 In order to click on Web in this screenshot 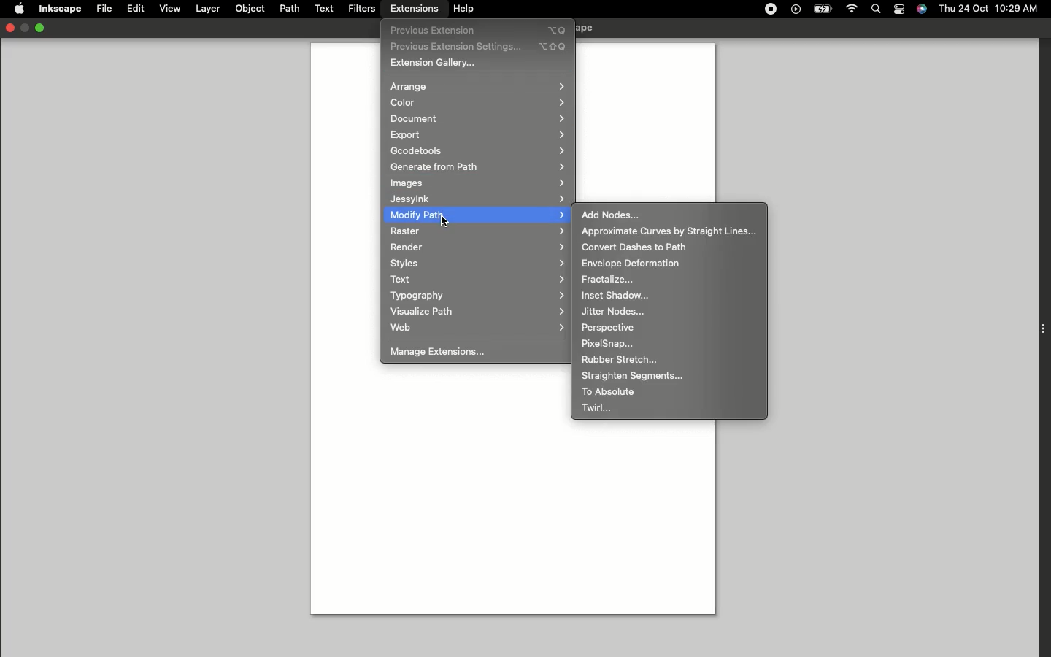, I will do `click(476, 328)`.